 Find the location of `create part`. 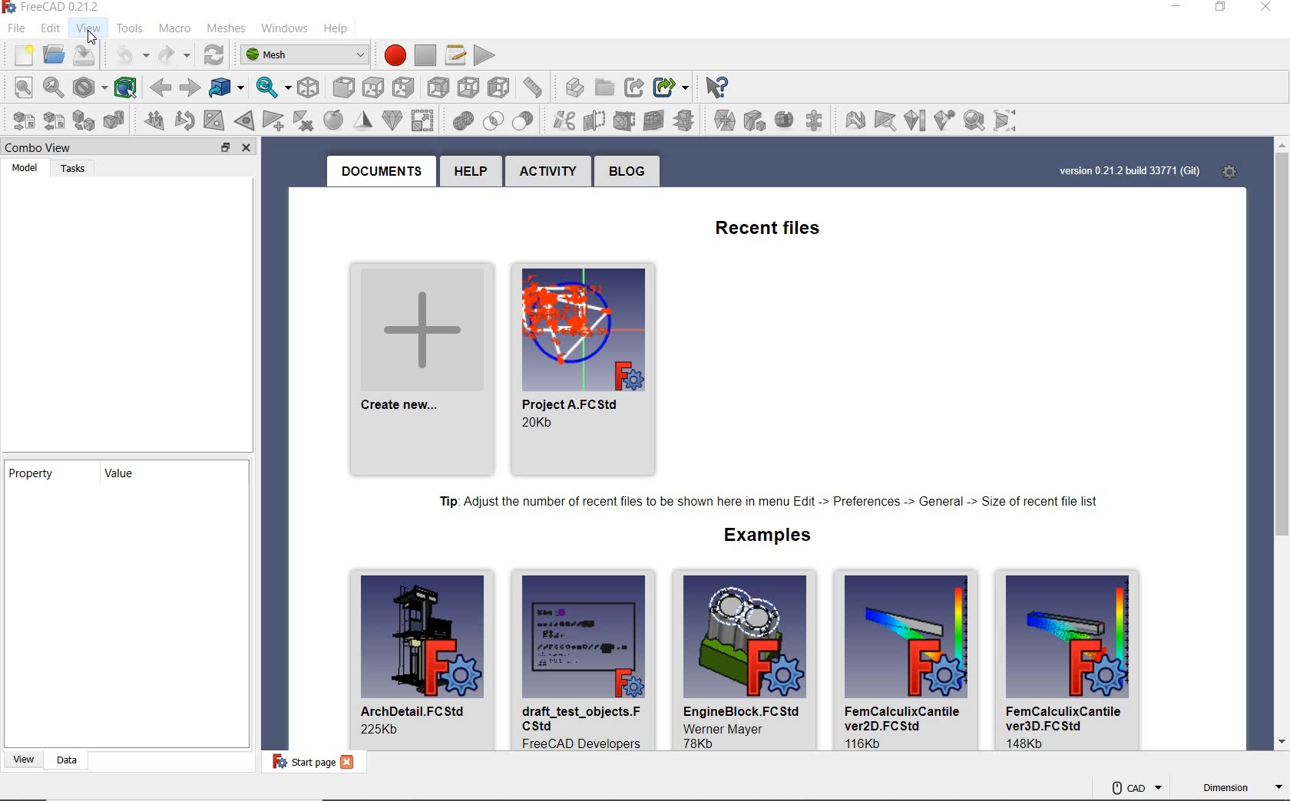

create part is located at coordinates (535, 87).